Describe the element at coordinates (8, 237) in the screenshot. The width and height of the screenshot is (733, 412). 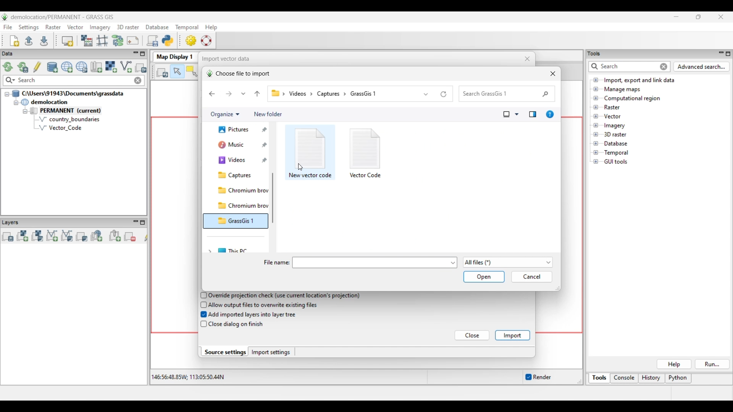
I see `Add multiple vector or raster map layers` at that location.